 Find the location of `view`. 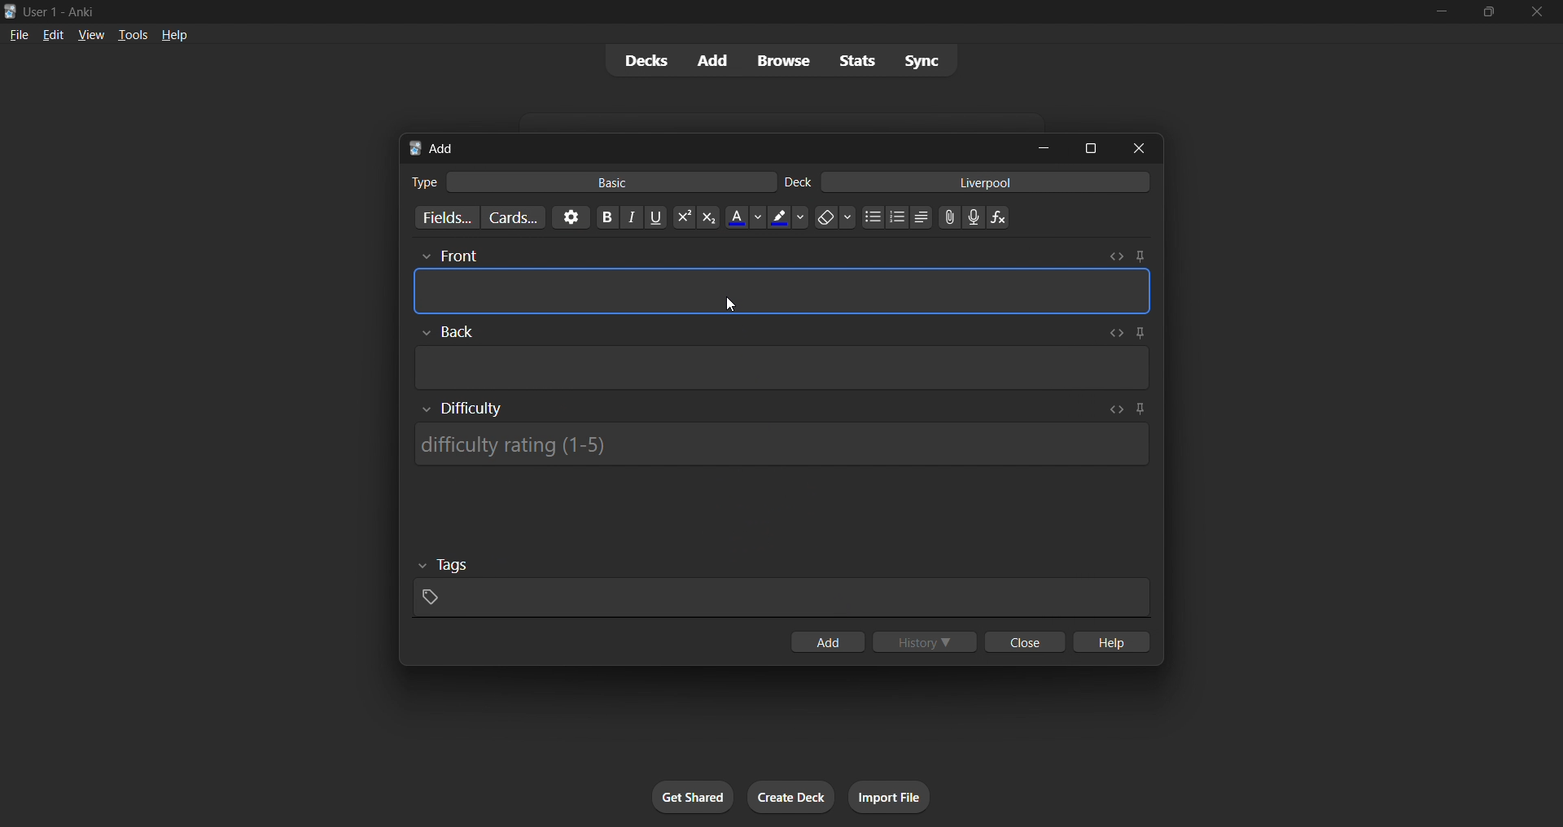

view is located at coordinates (91, 34).